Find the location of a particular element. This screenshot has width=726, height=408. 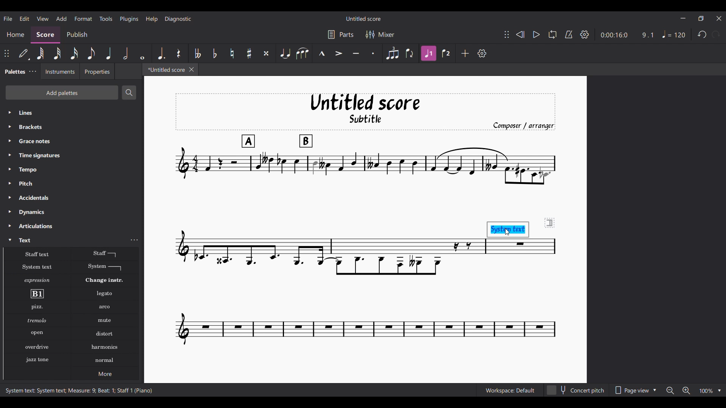

Normal is located at coordinates (105, 360).